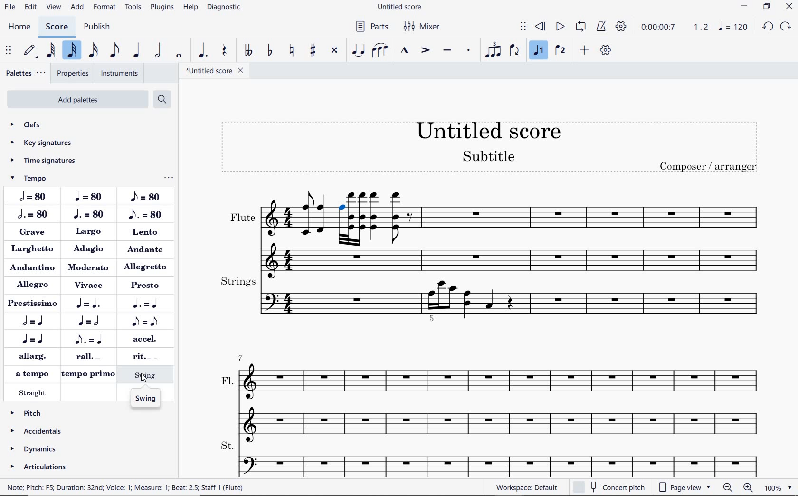  What do you see at coordinates (498, 301) in the screenshot?
I see `strings` at bounding box center [498, 301].